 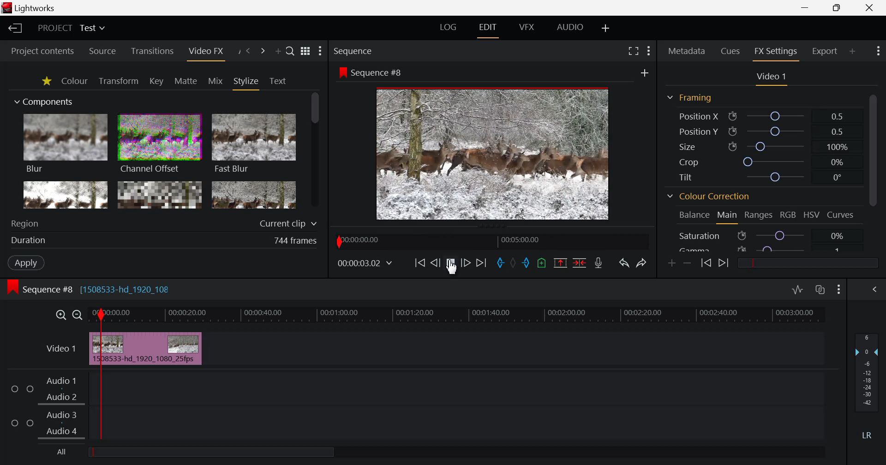 What do you see at coordinates (761, 161) in the screenshot?
I see `Crop` at bounding box center [761, 161].